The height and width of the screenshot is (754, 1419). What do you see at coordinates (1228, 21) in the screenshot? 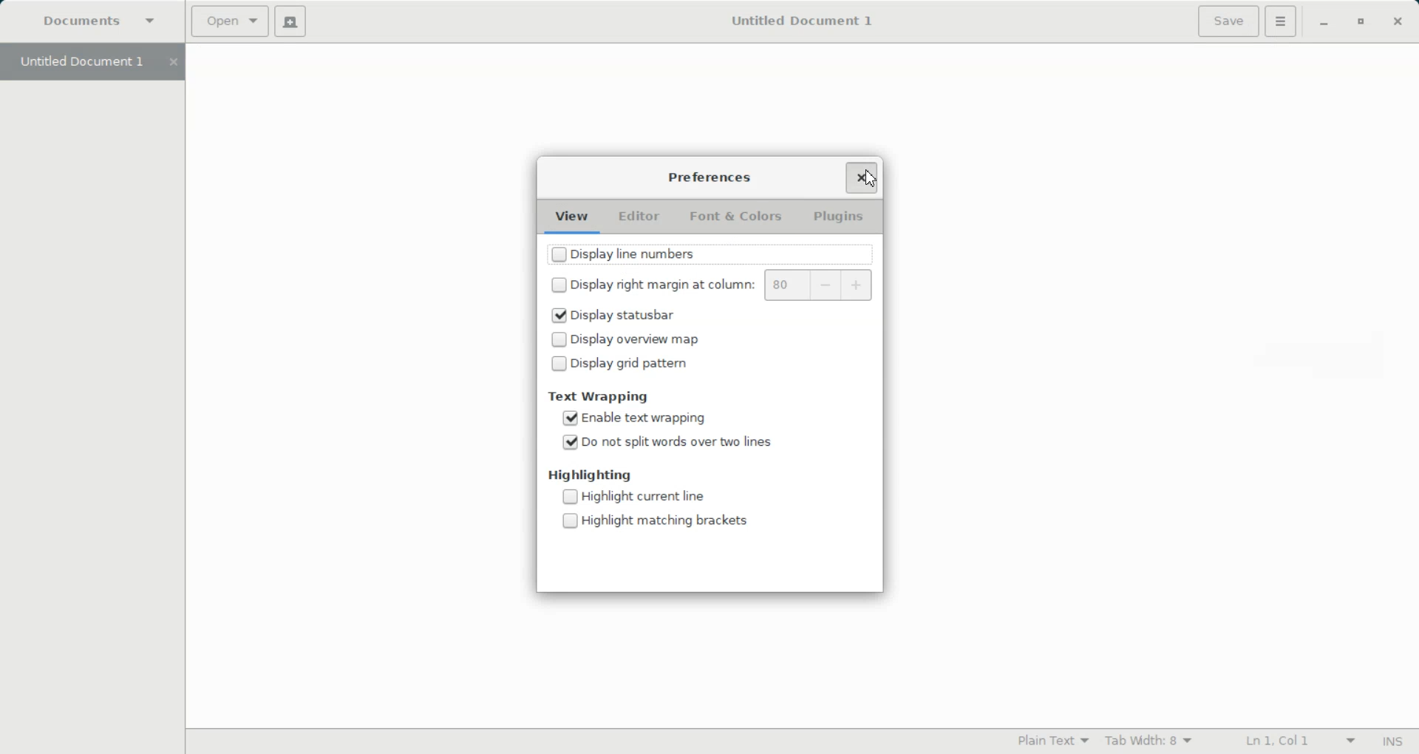
I see `Save` at bounding box center [1228, 21].